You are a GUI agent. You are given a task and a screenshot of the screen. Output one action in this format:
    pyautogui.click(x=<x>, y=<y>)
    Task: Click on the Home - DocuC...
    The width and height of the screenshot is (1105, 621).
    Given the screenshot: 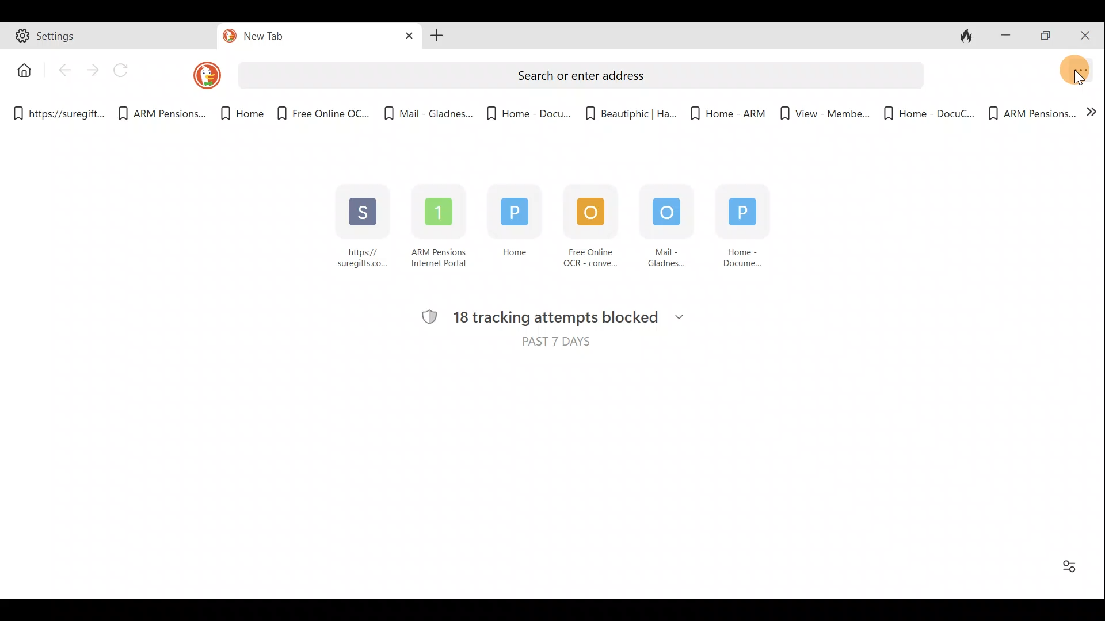 What is the action you would take?
    pyautogui.click(x=928, y=112)
    